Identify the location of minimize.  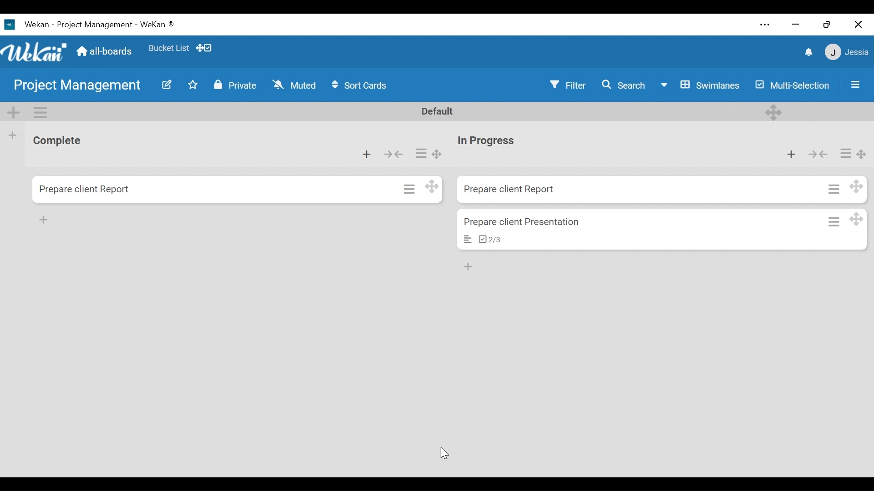
(796, 24).